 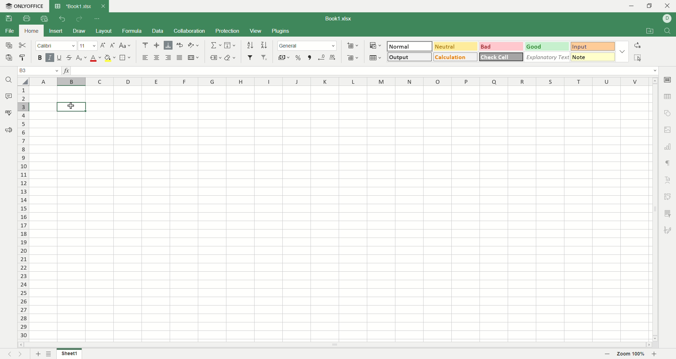 What do you see at coordinates (70, 57) in the screenshot?
I see `strikethrough` at bounding box center [70, 57].